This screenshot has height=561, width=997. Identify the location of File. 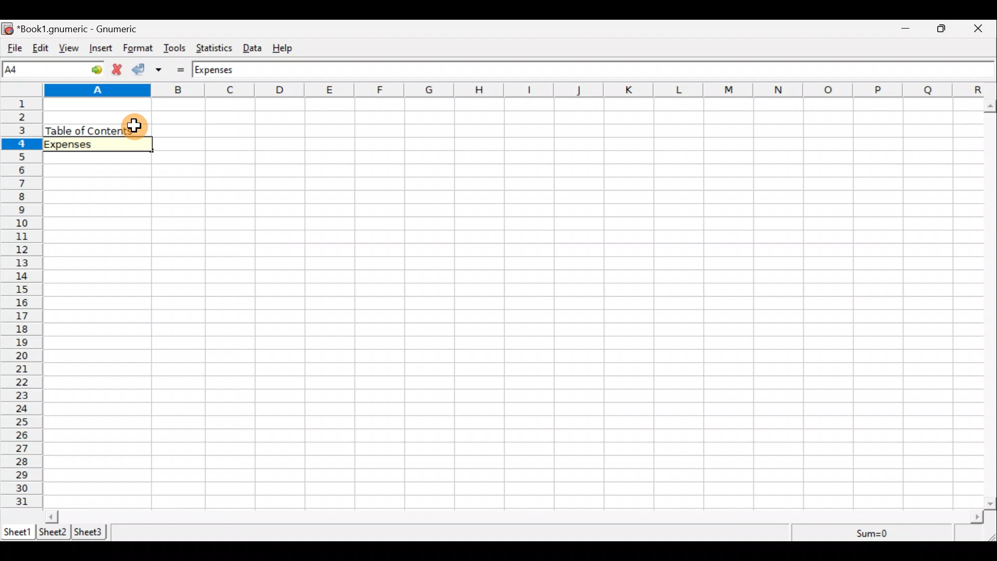
(13, 48).